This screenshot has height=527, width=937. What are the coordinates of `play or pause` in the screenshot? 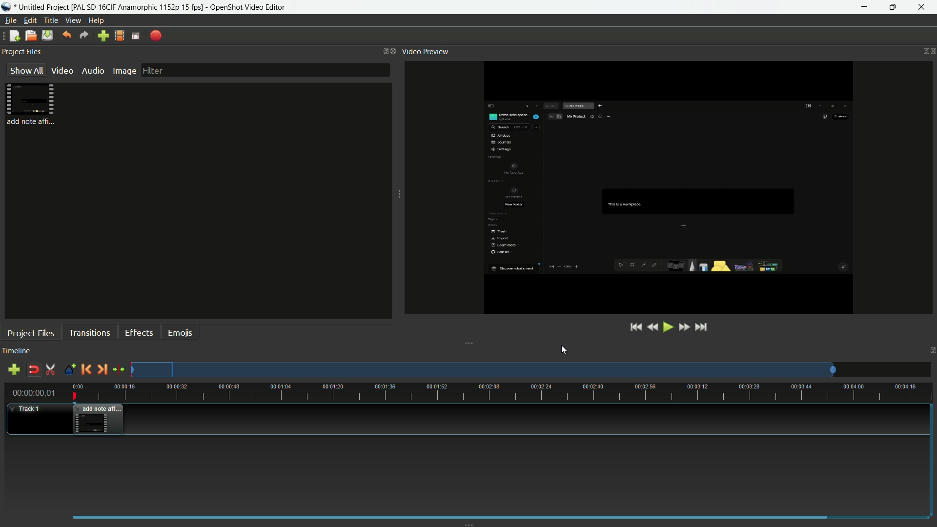 It's located at (667, 328).